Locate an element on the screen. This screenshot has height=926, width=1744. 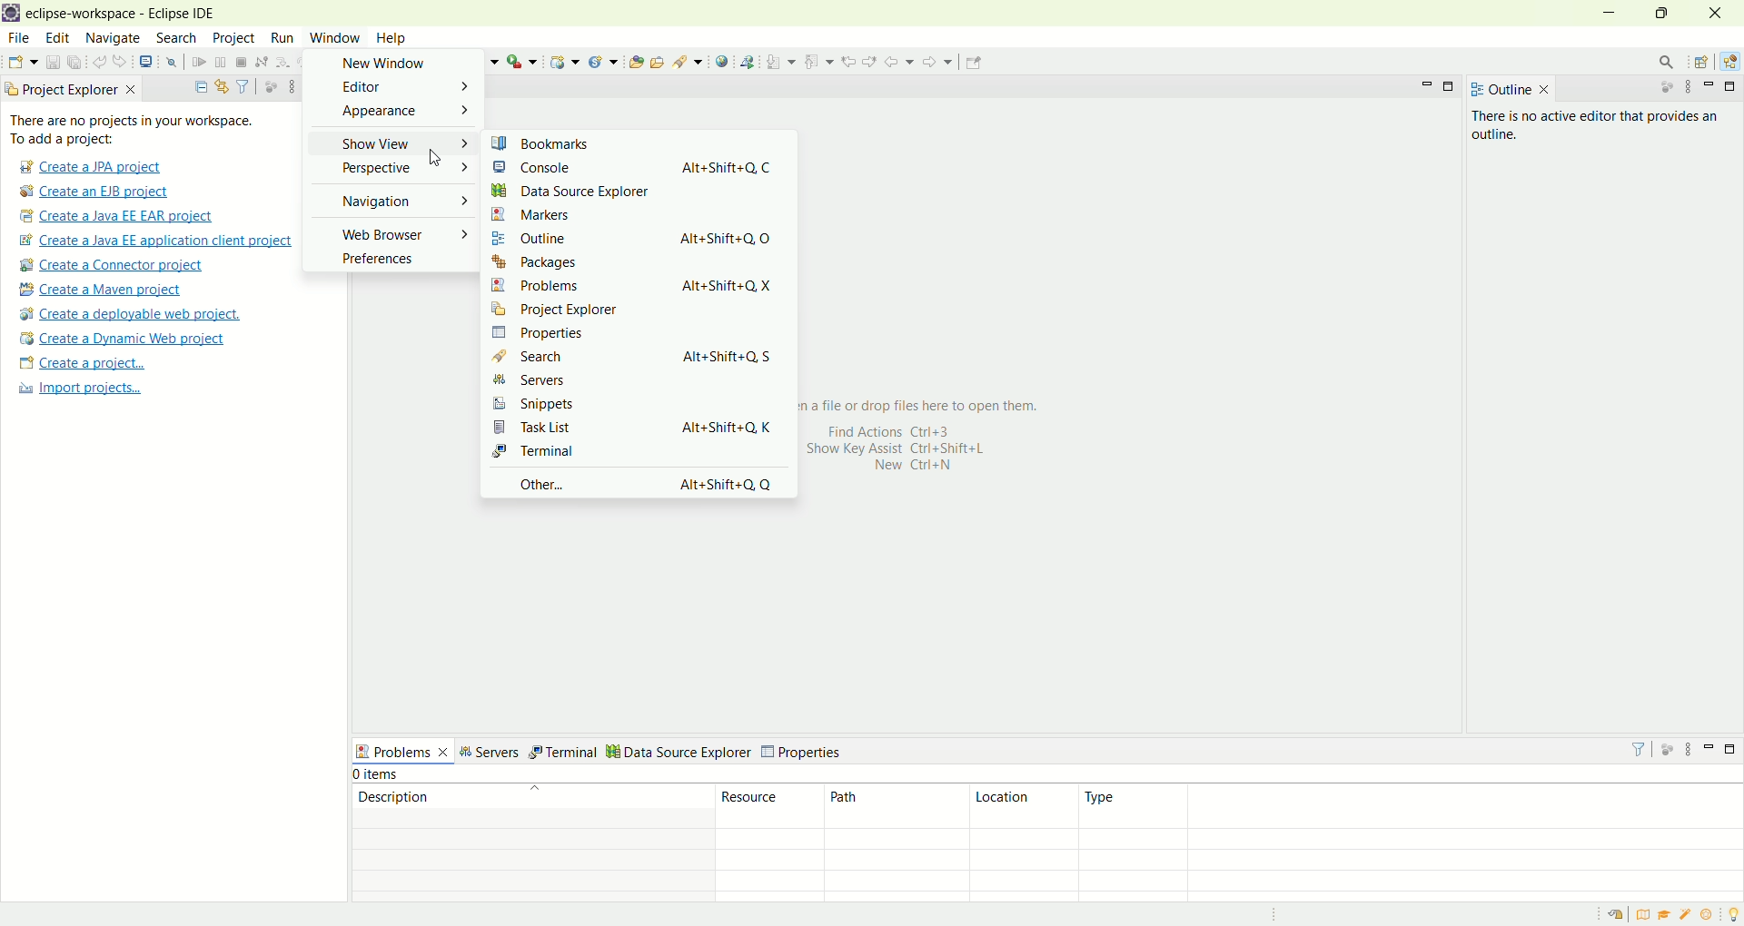
project explorer is located at coordinates (576, 311).